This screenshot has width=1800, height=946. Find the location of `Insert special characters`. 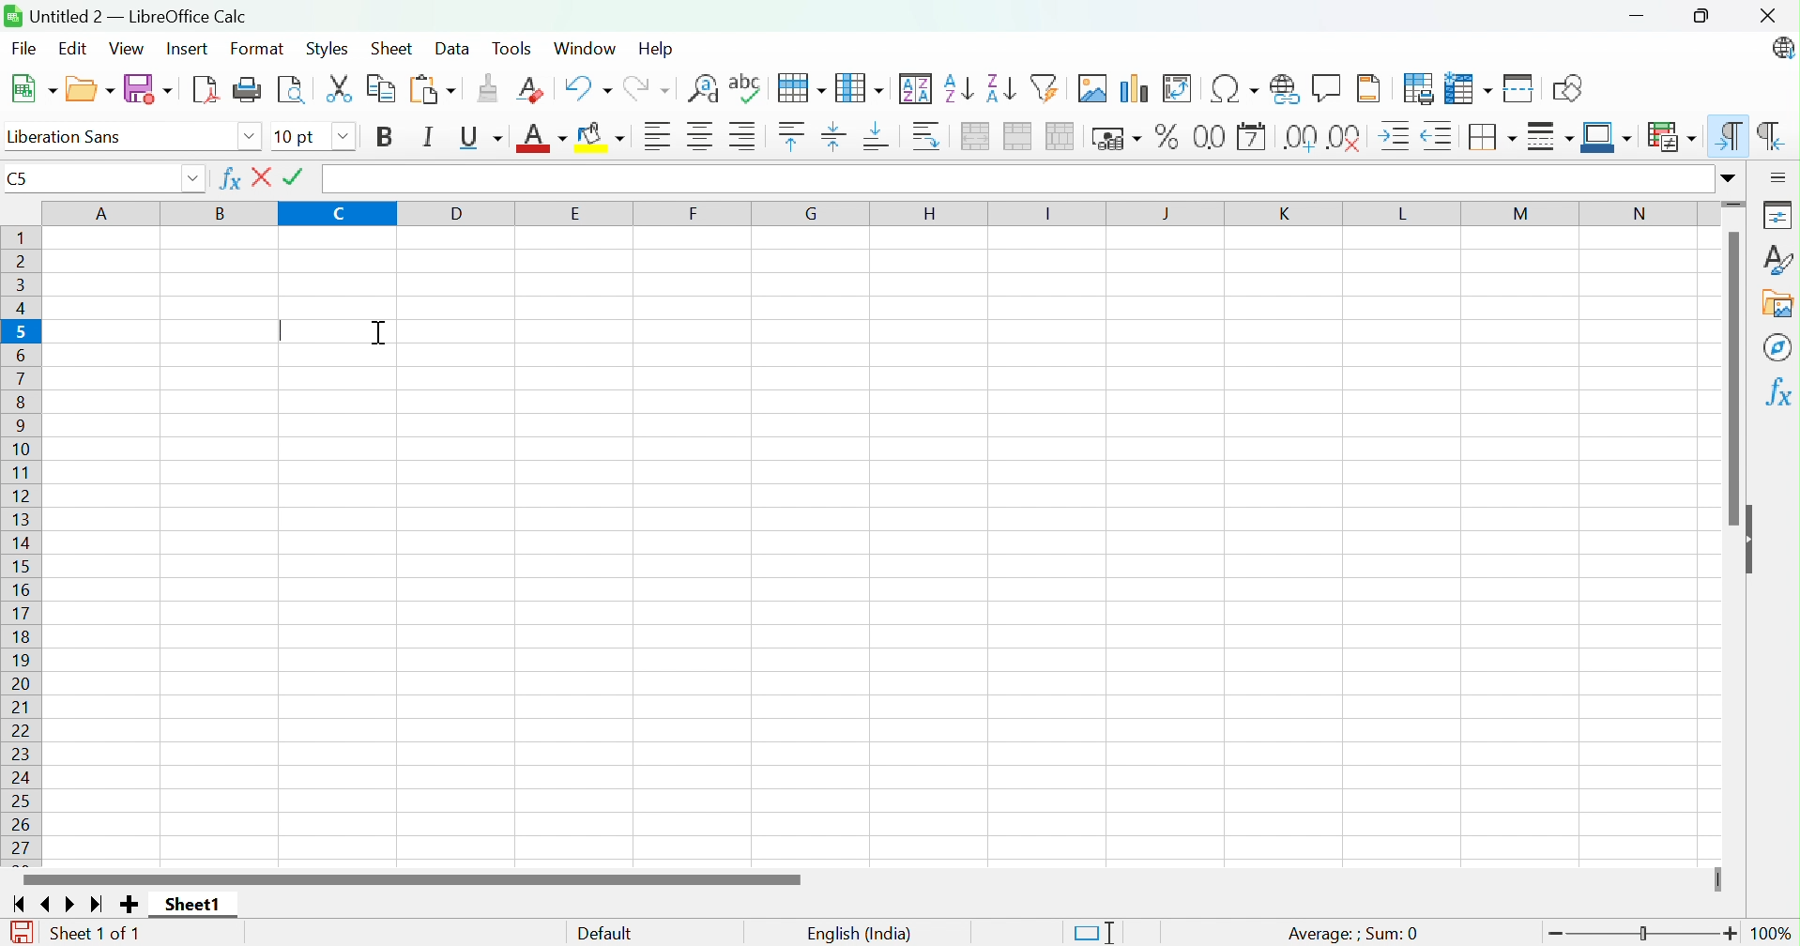

Insert special characters is located at coordinates (1232, 89).